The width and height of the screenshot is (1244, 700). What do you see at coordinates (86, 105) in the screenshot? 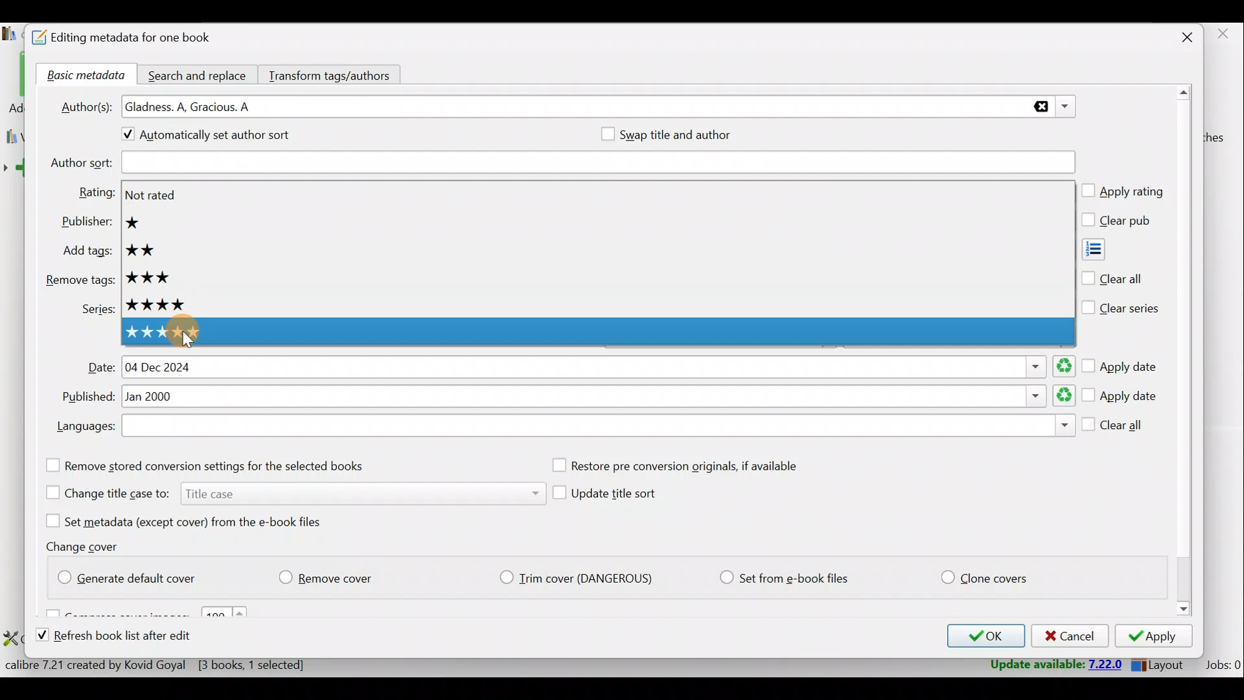
I see `Author(s):` at bounding box center [86, 105].